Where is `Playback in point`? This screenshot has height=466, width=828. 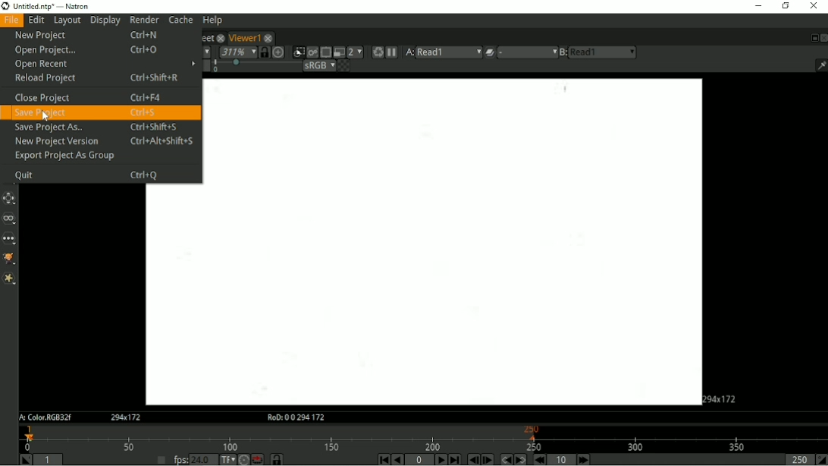
Playback in point is located at coordinates (48, 460).